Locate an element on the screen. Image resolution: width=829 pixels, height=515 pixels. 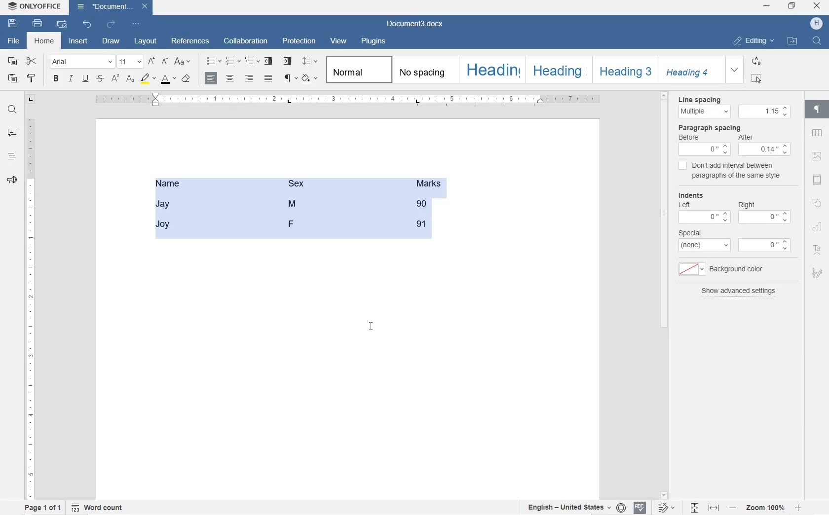
BULLET is located at coordinates (213, 62).